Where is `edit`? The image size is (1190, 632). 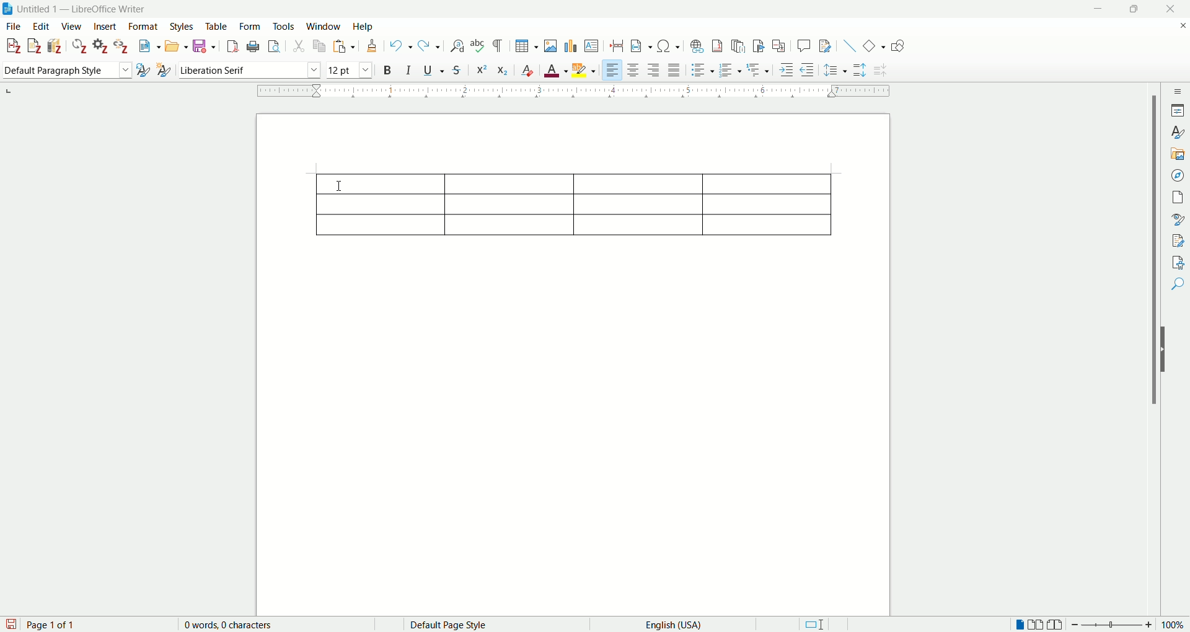 edit is located at coordinates (43, 25).